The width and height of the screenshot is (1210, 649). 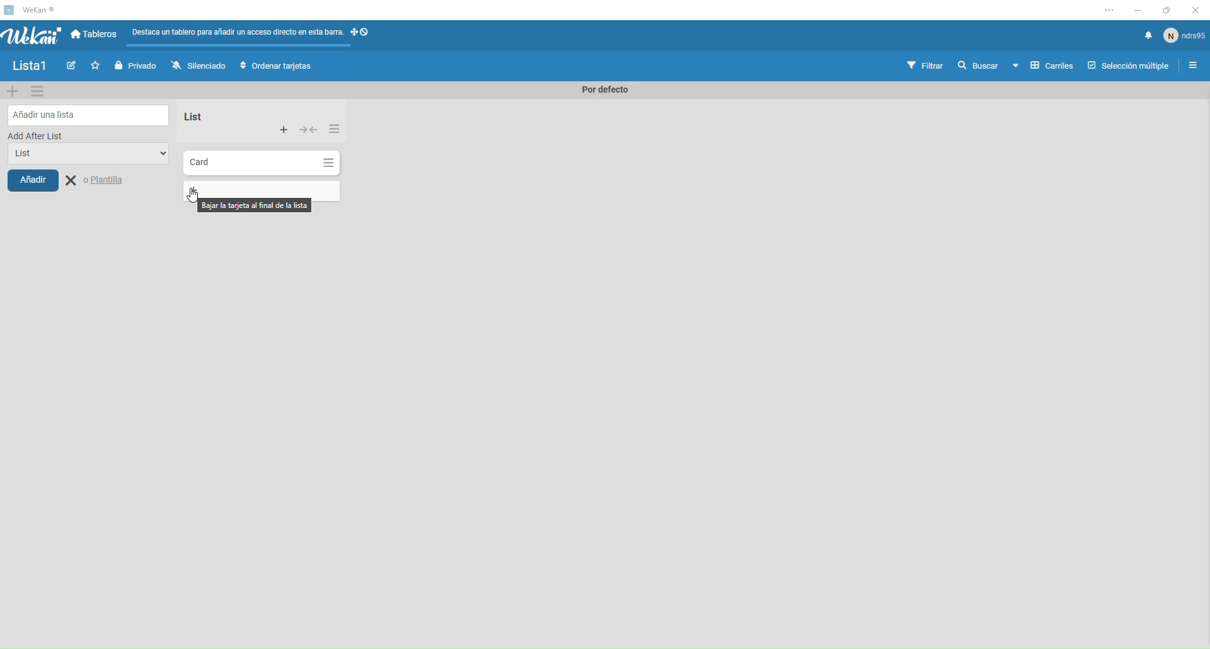 I want to click on Menu, so click(x=38, y=91).